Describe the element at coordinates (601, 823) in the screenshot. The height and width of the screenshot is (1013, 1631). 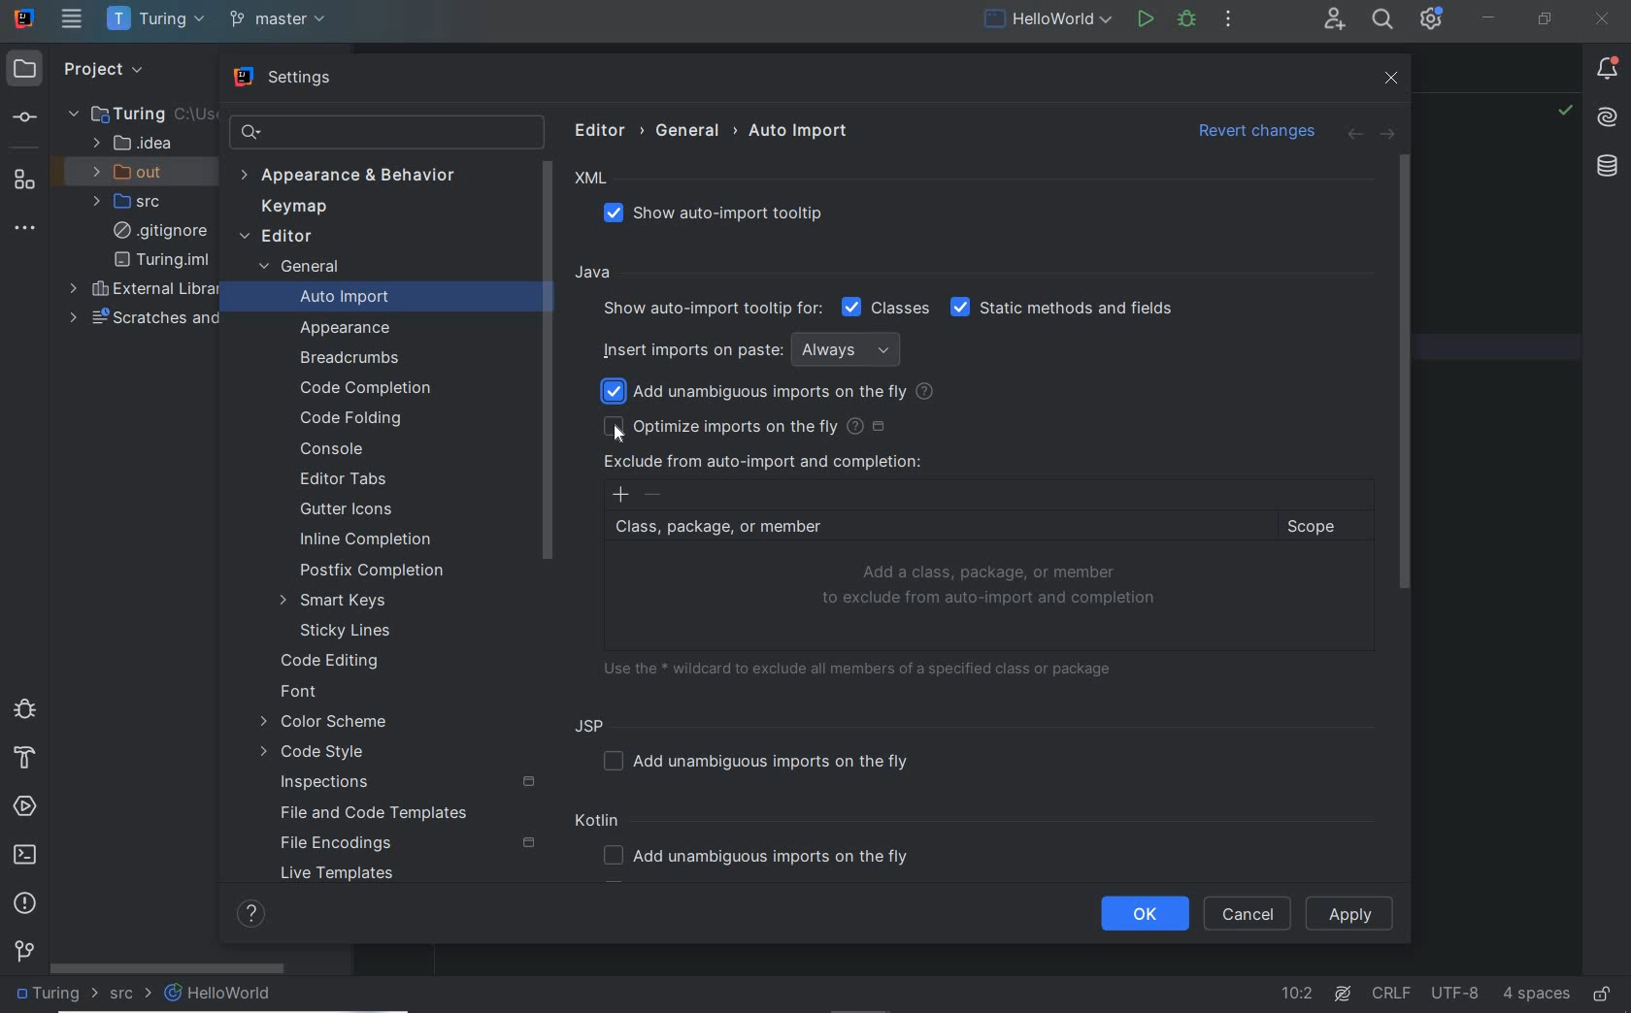
I see `KOTLIN` at that location.